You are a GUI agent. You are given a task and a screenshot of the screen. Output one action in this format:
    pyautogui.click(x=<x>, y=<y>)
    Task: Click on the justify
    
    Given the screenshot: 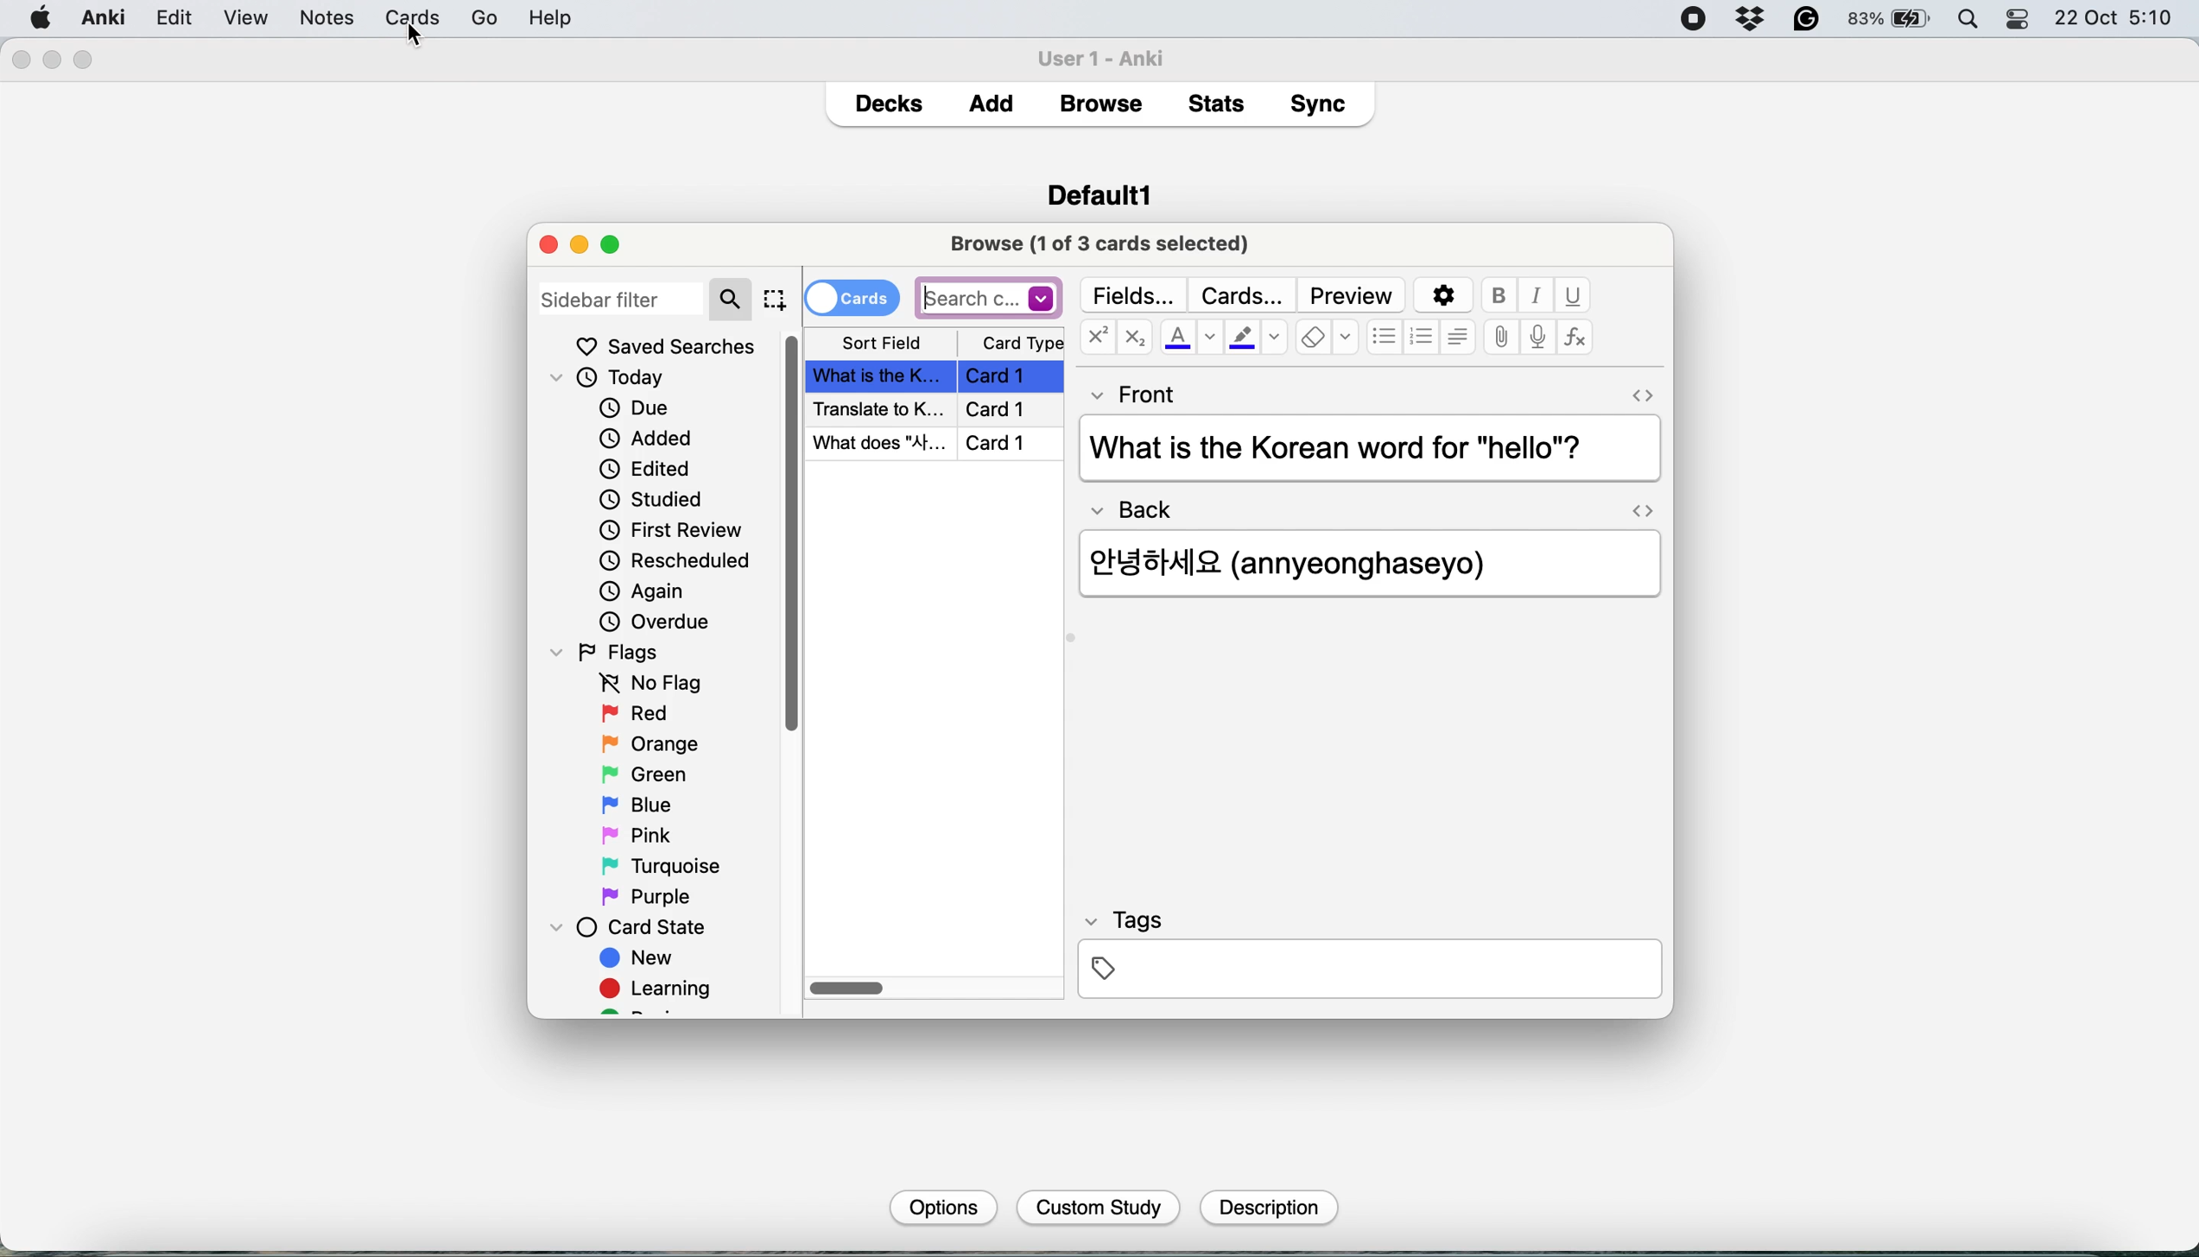 What is the action you would take?
    pyautogui.click(x=1457, y=336)
    